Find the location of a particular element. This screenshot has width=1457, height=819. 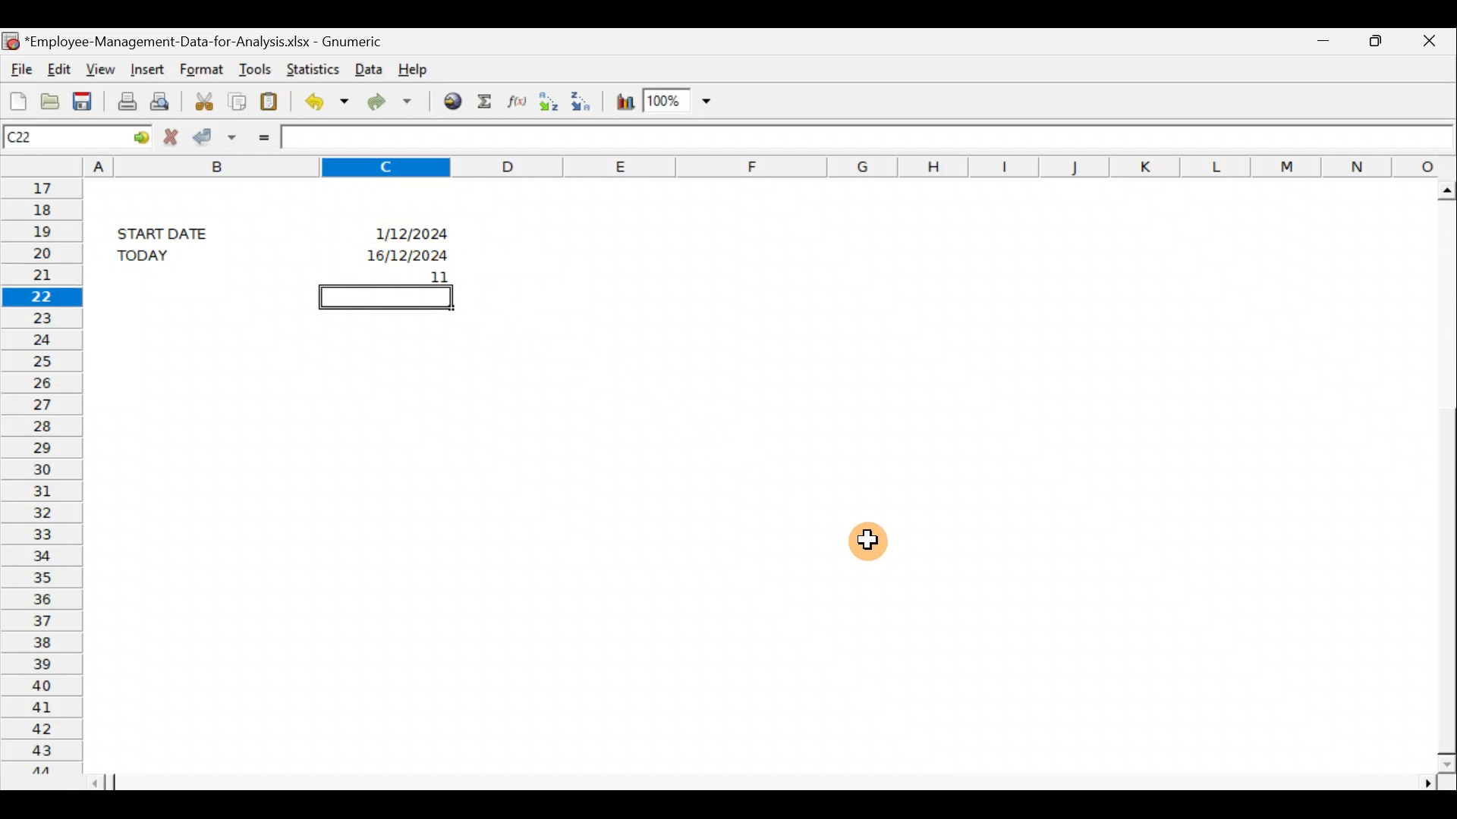

TODAY is located at coordinates (168, 255).